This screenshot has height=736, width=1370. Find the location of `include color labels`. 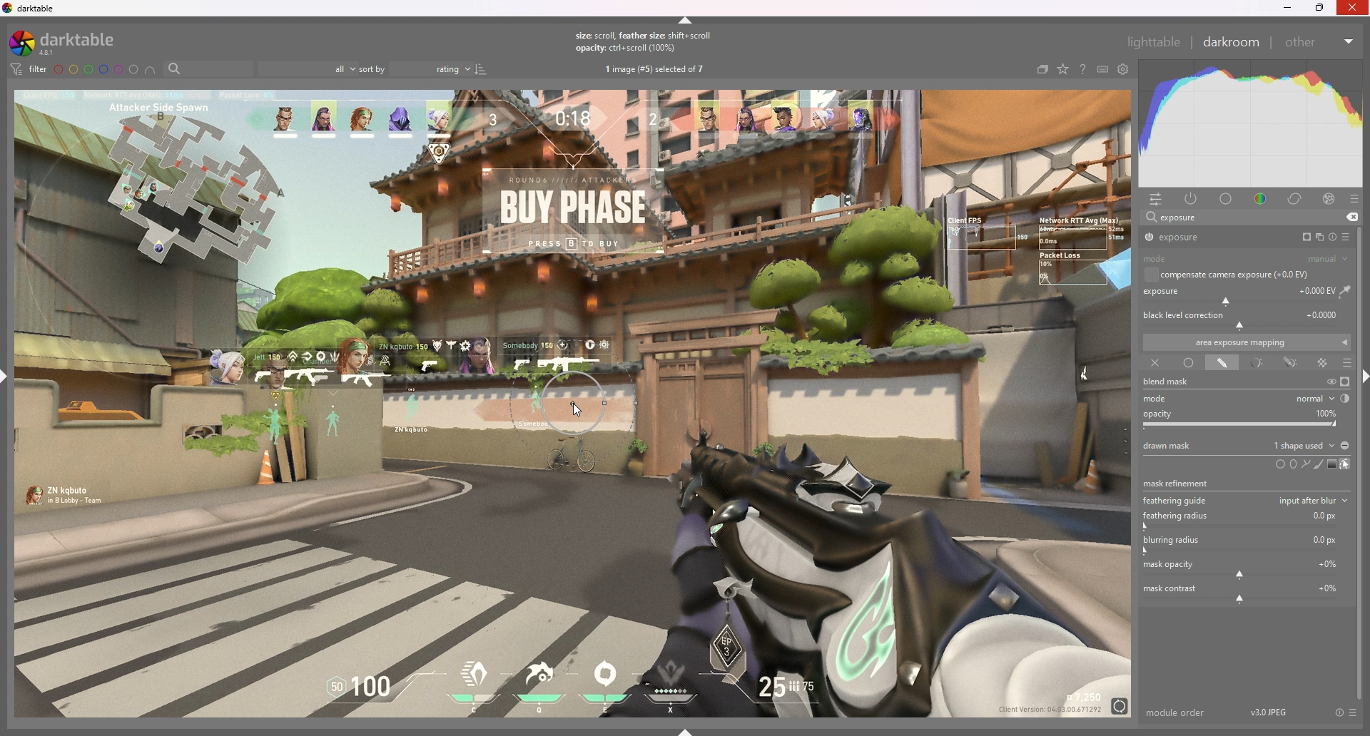

include color labels is located at coordinates (152, 70).